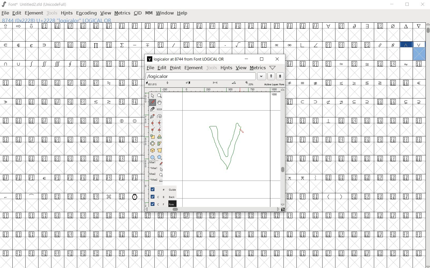 This screenshot has height=268, width=430. What do you see at coordinates (161, 157) in the screenshot?
I see `polygon or star` at bounding box center [161, 157].